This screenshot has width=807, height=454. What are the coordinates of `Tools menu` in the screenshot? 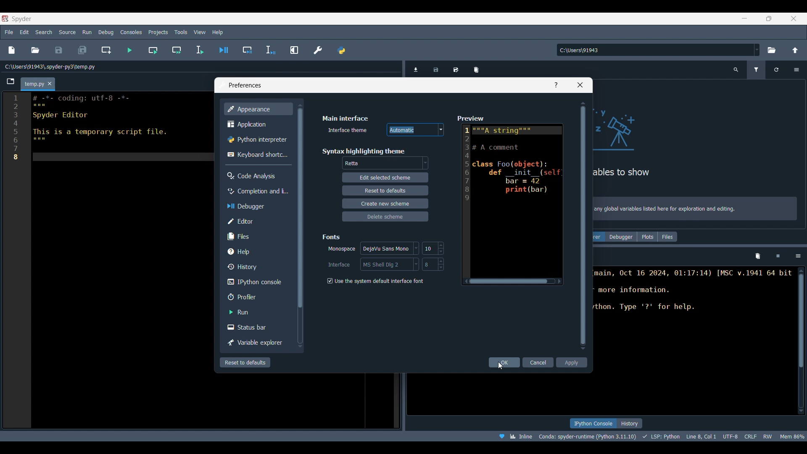 It's located at (180, 32).